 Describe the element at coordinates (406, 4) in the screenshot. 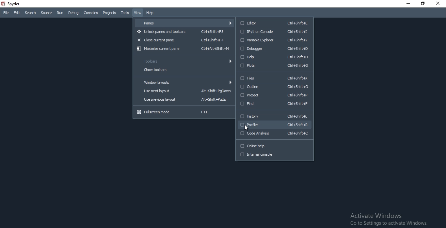

I see `Minimise` at that location.